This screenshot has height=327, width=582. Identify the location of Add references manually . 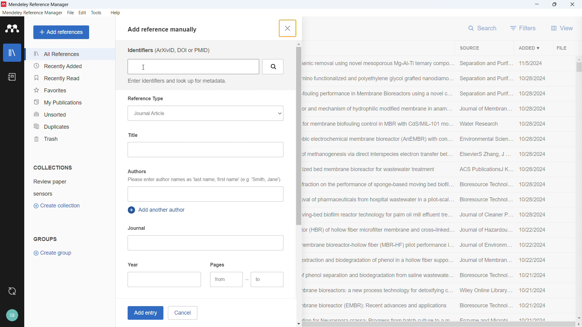
(165, 30).